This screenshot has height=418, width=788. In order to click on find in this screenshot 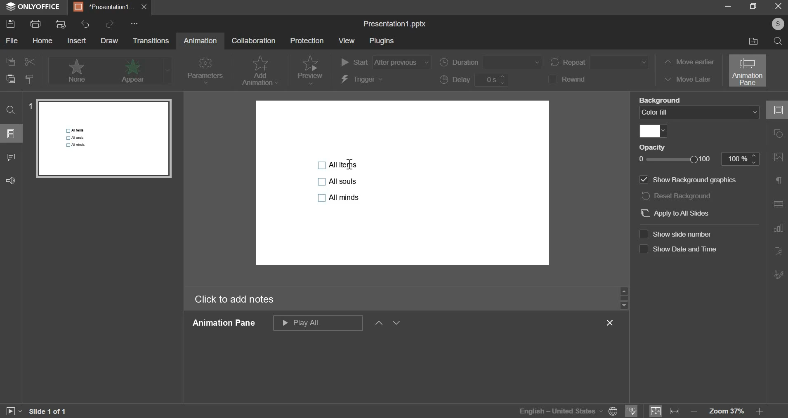, I will do `click(11, 110)`.